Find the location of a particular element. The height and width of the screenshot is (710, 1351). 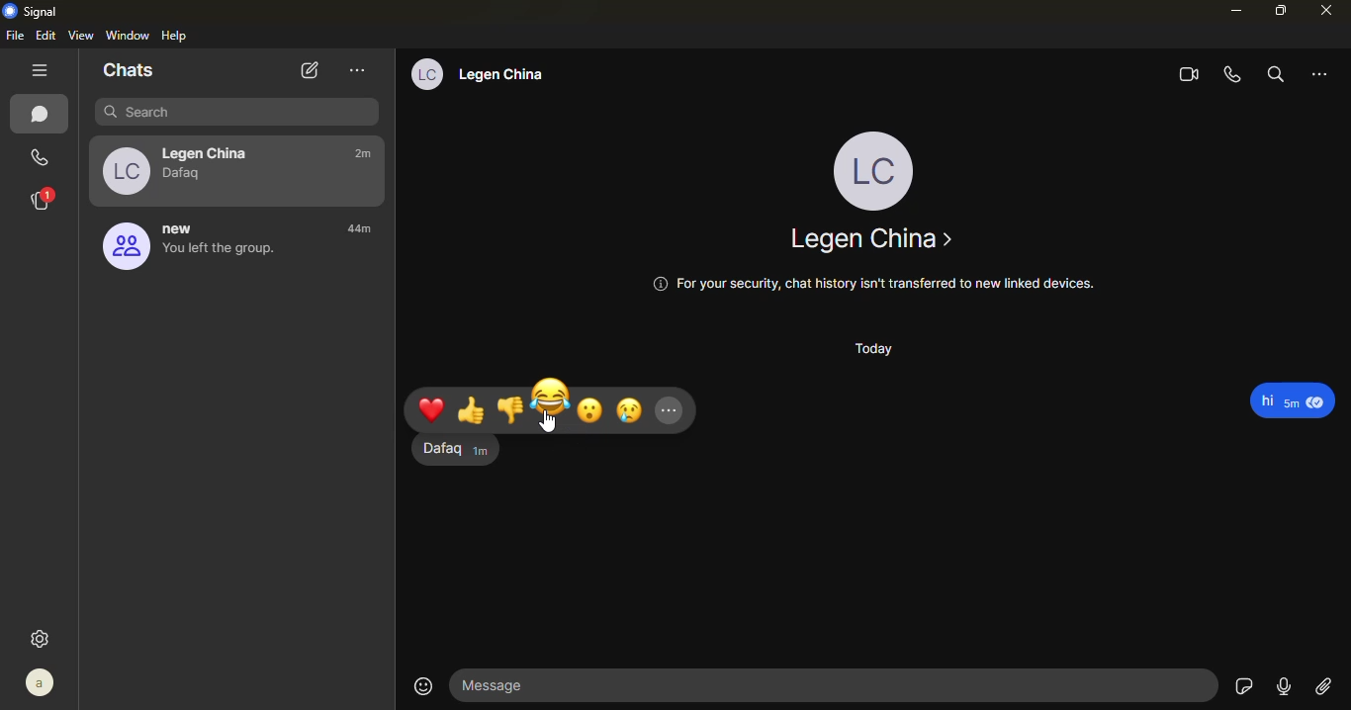

new chat is located at coordinates (307, 70).